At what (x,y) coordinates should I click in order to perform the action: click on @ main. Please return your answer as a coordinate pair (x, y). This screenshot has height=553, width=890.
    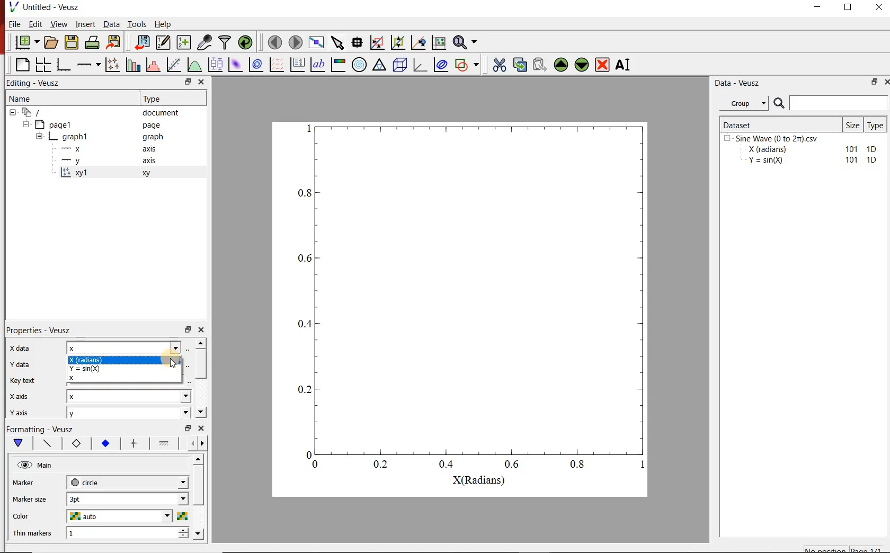
    Looking at the image, I should click on (34, 466).